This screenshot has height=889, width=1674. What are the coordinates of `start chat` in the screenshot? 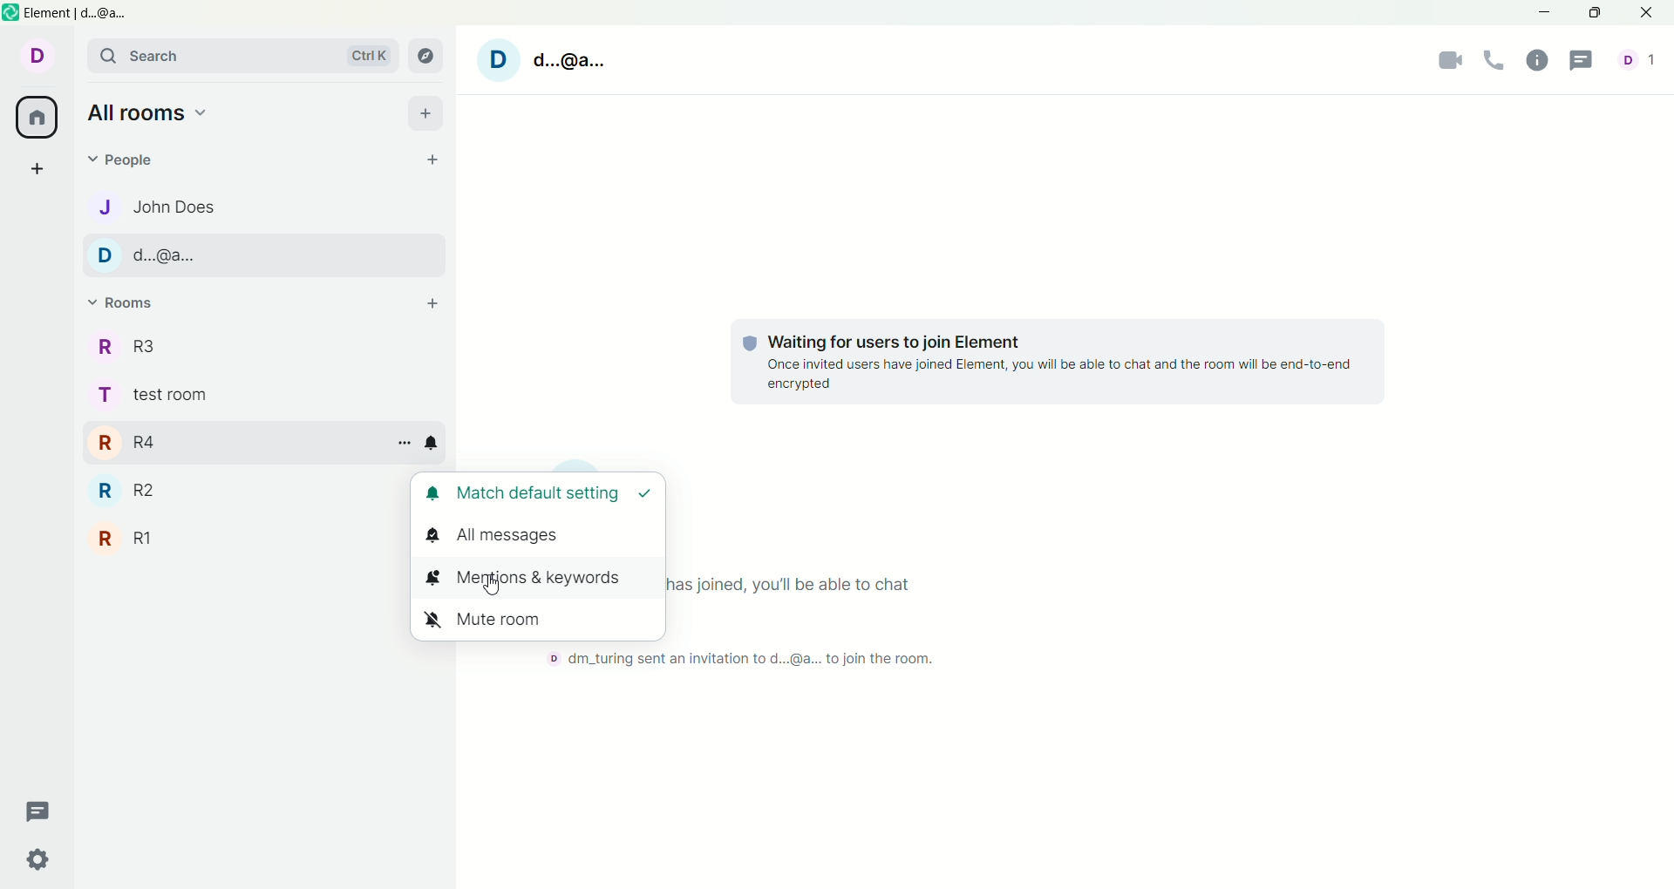 It's located at (432, 159).